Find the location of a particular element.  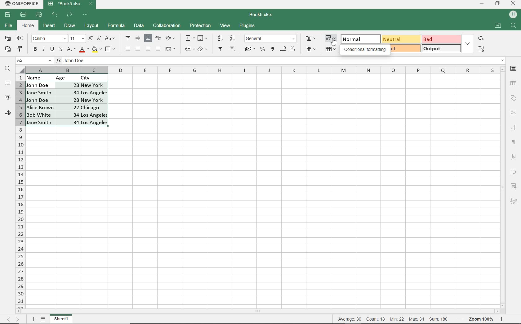

SPELL CHECKING is located at coordinates (7, 98).